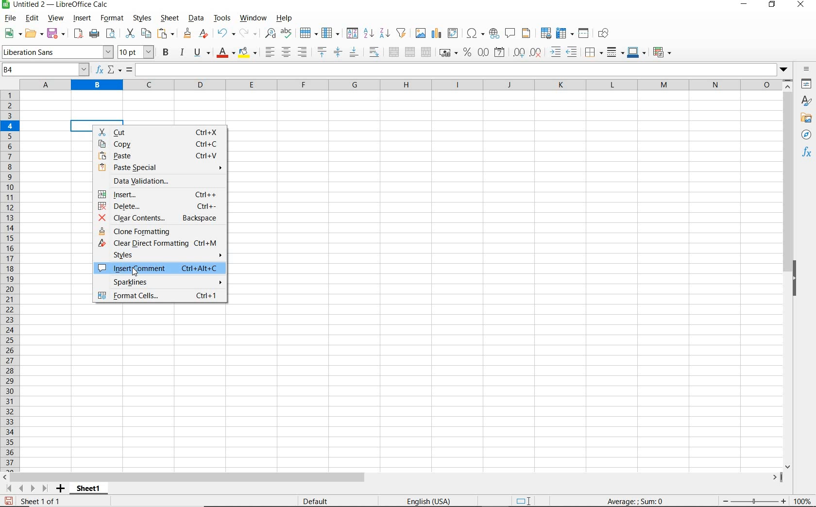 The image size is (816, 507). Describe the element at coordinates (321, 501) in the screenshot. I see `default` at that location.